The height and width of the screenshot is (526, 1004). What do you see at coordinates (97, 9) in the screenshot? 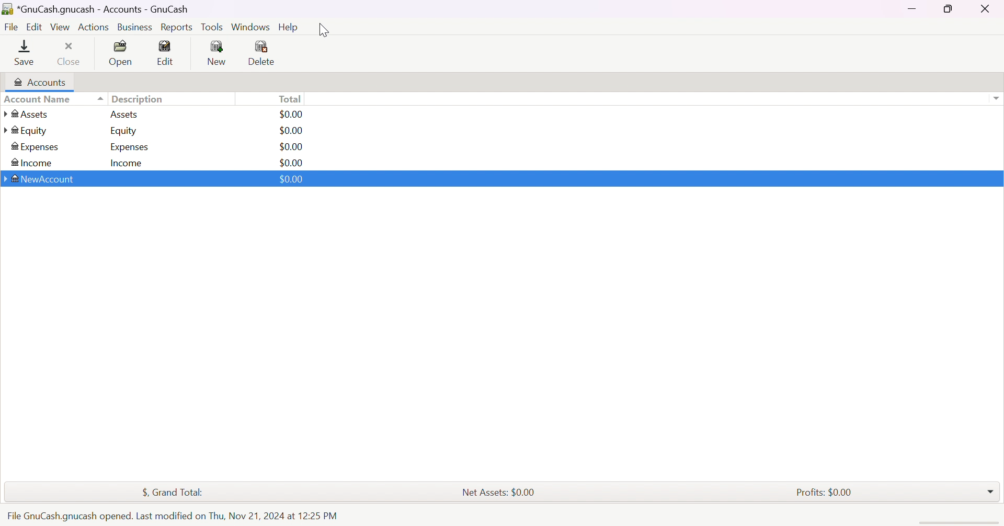
I see `GnuCash.gnucash - Accounts - GnuCash` at bounding box center [97, 9].